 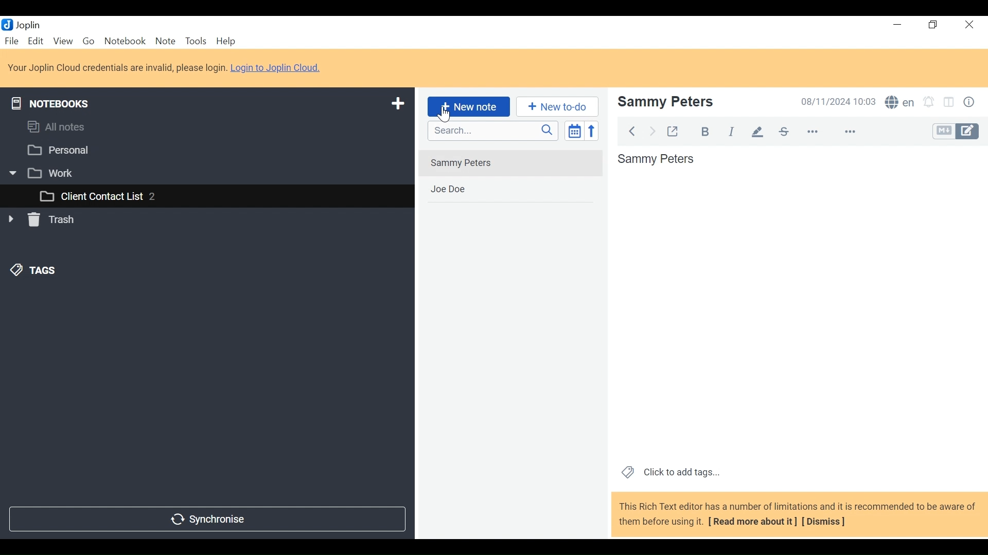 What do you see at coordinates (165, 42) in the screenshot?
I see `Note` at bounding box center [165, 42].